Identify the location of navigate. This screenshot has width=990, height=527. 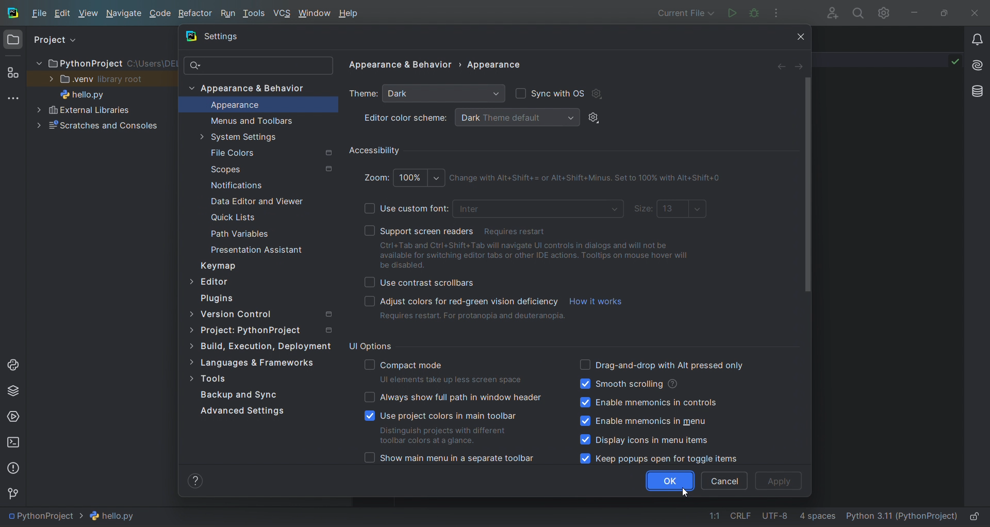
(121, 13).